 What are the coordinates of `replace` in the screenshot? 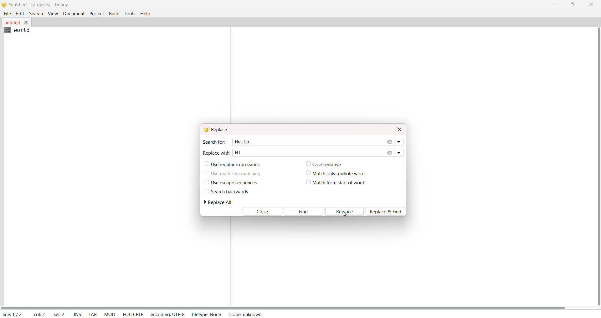 It's located at (217, 130).